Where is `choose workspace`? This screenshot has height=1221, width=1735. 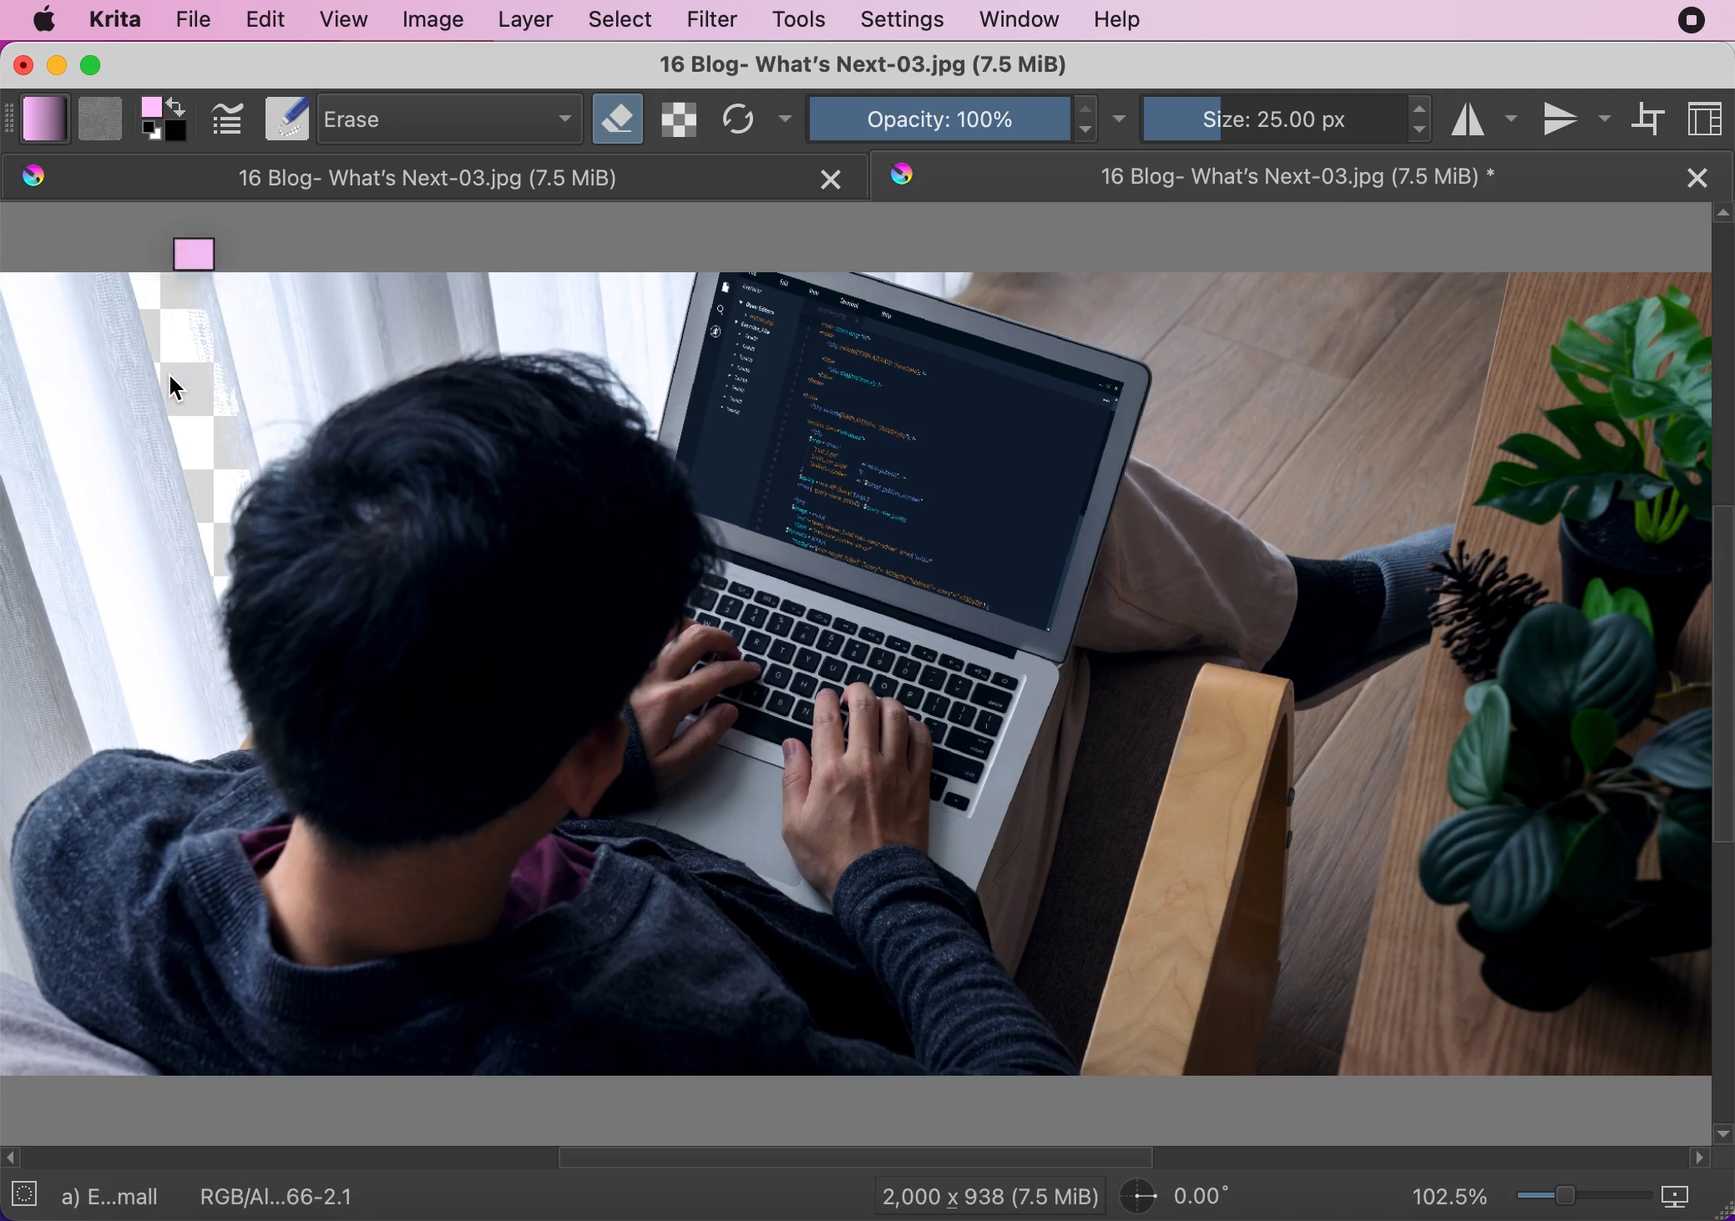
choose workspace is located at coordinates (1708, 118).